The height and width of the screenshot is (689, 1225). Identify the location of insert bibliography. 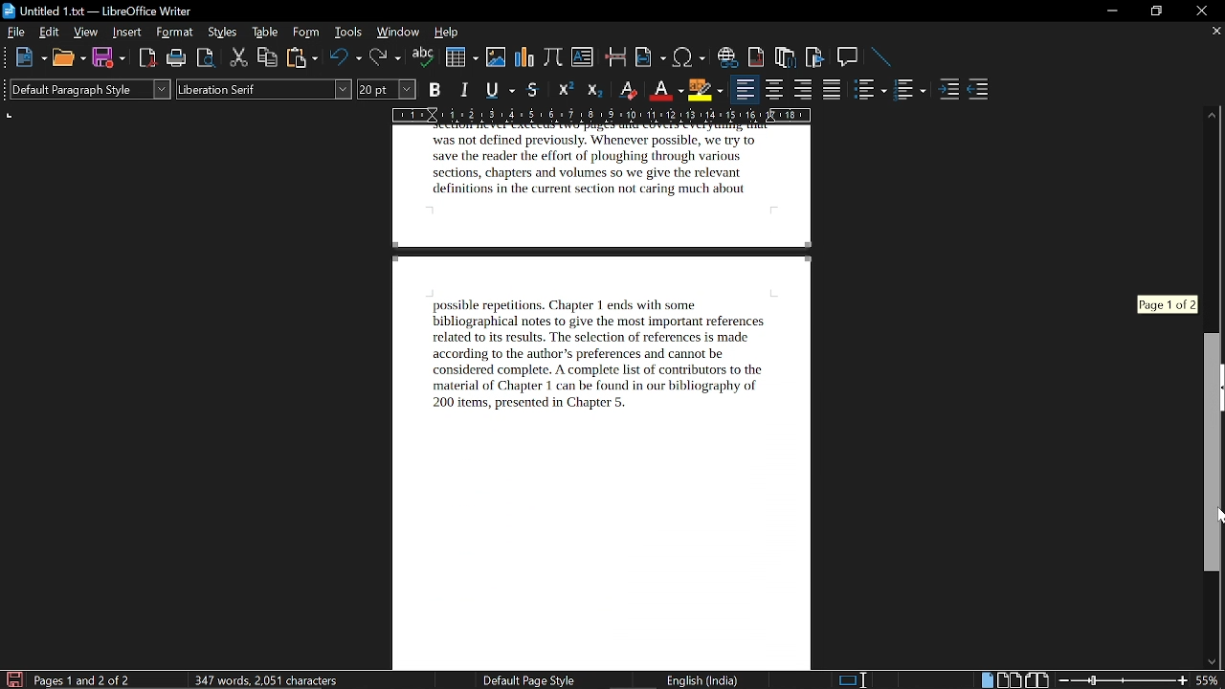
(813, 57).